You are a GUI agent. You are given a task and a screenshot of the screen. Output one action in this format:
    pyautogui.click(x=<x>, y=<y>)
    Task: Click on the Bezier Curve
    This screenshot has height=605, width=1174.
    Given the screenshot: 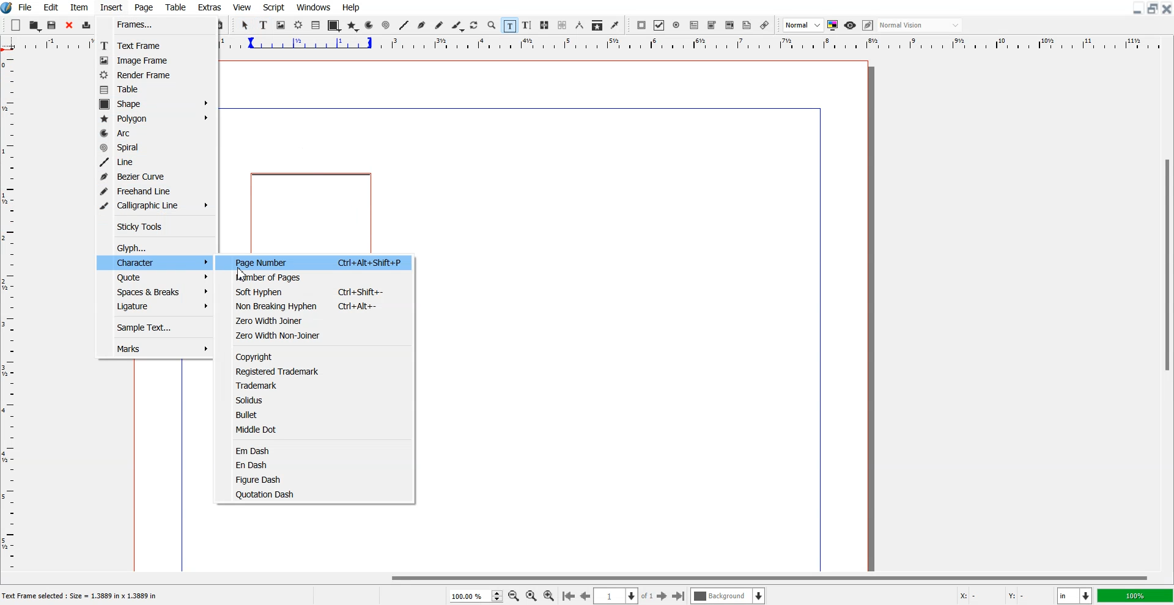 What is the action you would take?
    pyautogui.click(x=153, y=175)
    